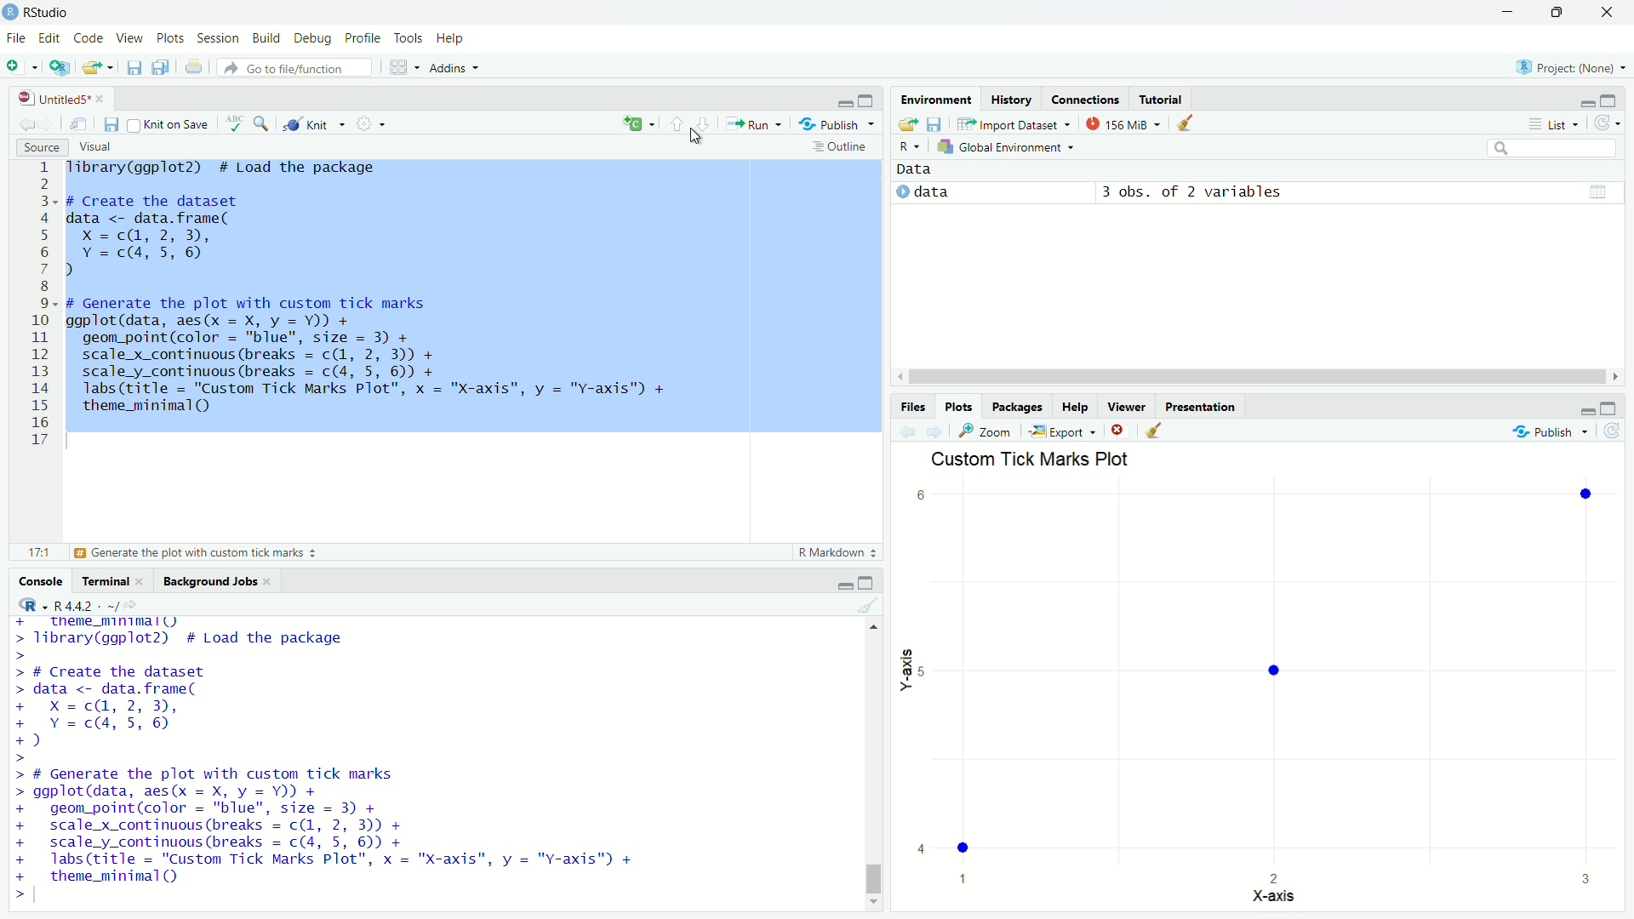 This screenshot has width=1634, height=919. What do you see at coordinates (81, 123) in the screenshot?
I see `show in new window` at bounding box center [81, 123].